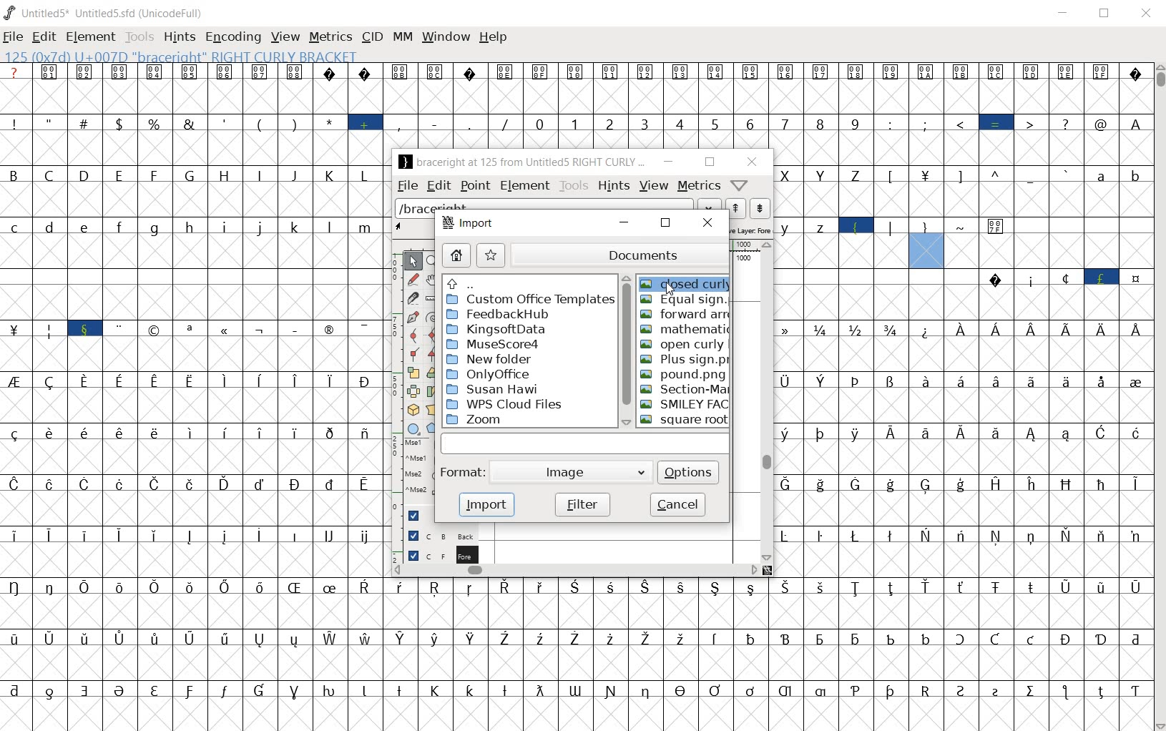 Image resolution: width=1166 pixels, height=731 pixels. I want to click on format, so click(461, 471).